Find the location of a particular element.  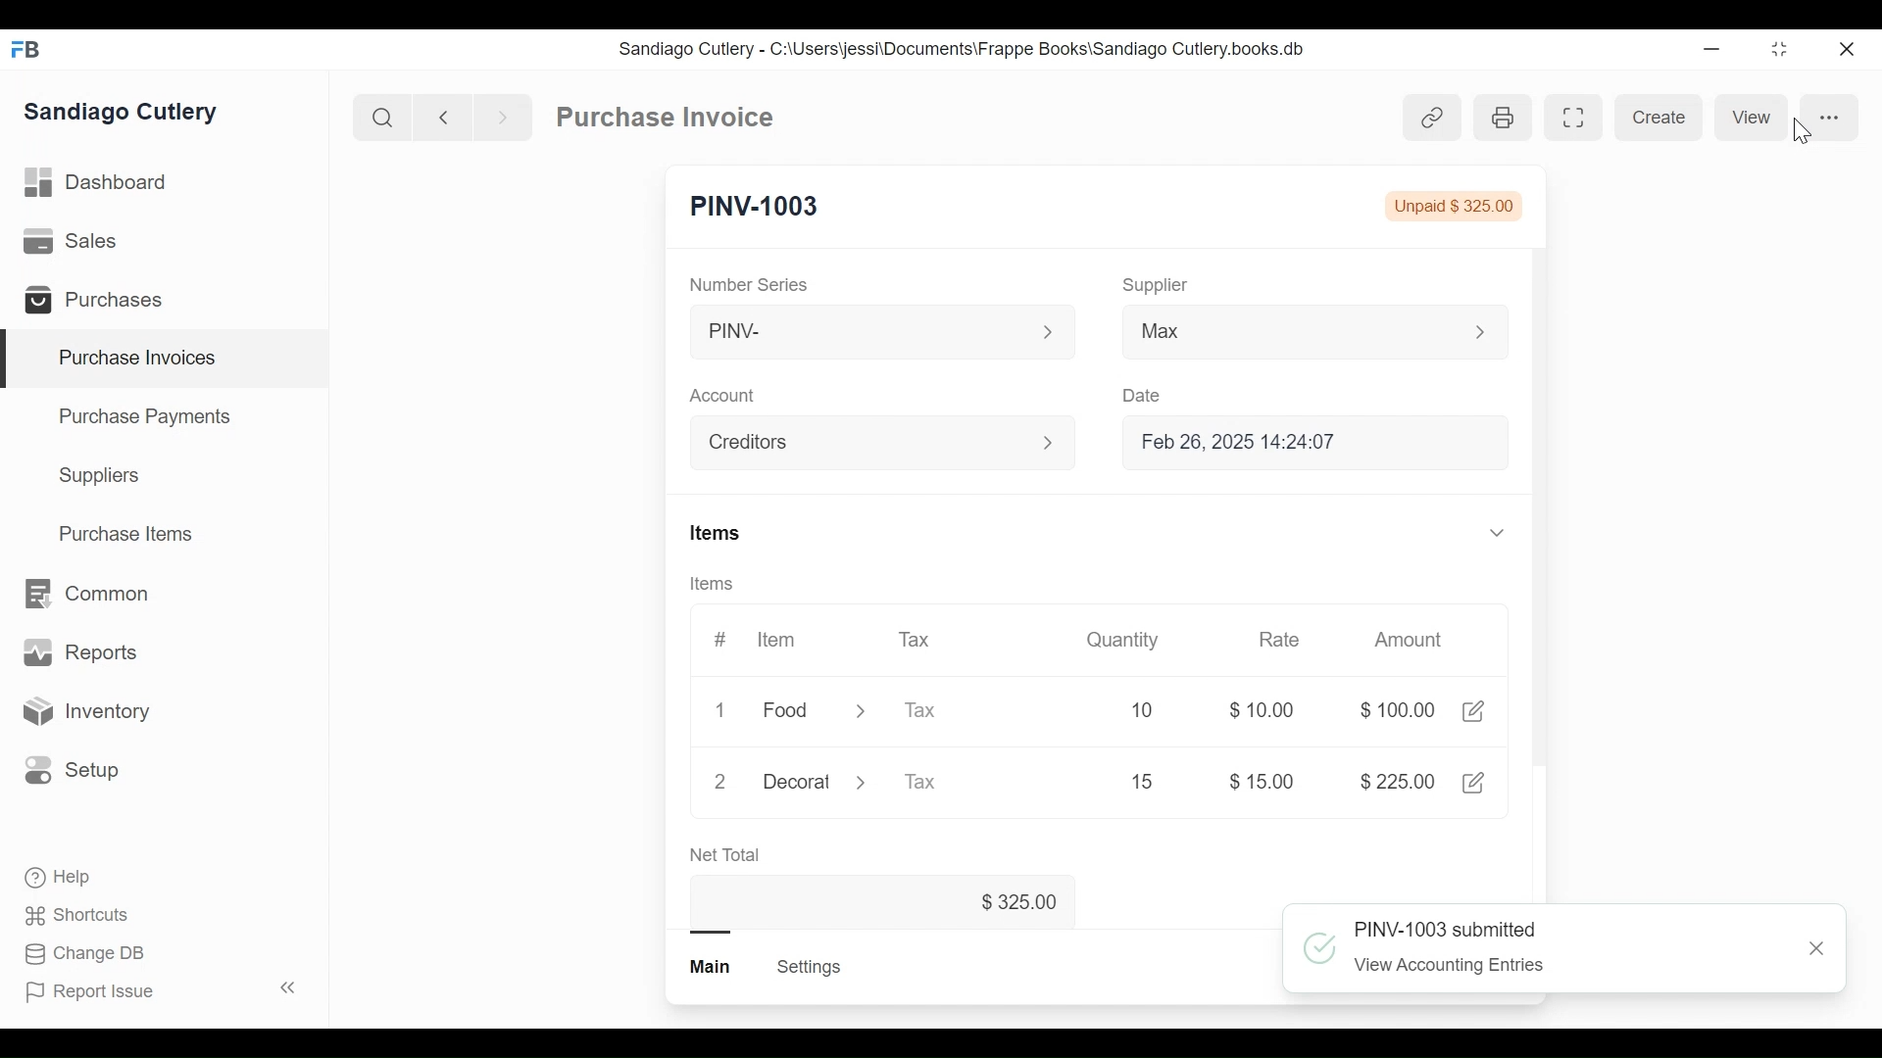

Quantity is located at coordinates (1120, 640).